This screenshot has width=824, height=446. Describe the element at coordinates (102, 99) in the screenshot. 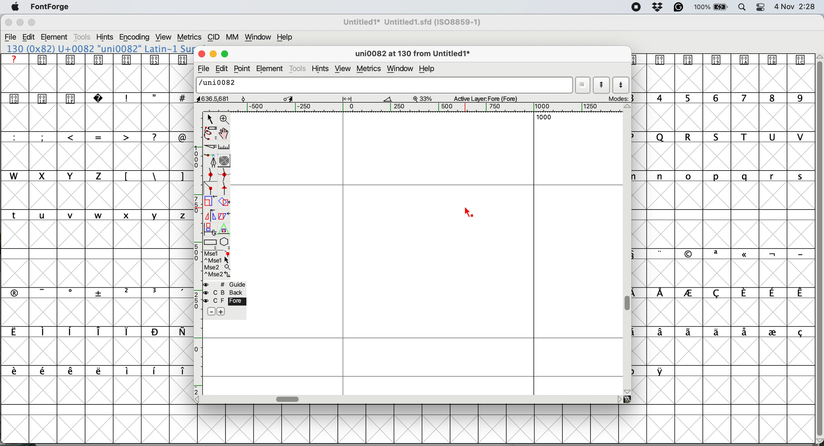

I see `symbols and special characters` at that location.